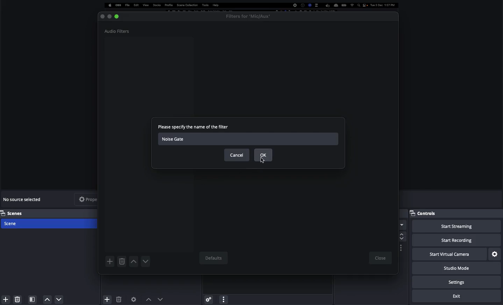 Image resolution: width=503 pixels, height=305 pixels. Describe the element at coordinates (134, 299) in the screenshot. I see `Source preferences ` at that location.